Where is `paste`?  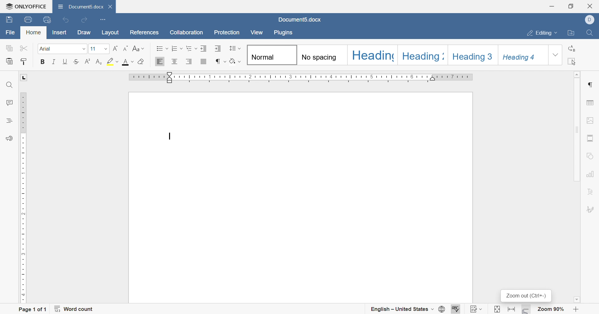
paste is located at coordinates (8, 61).